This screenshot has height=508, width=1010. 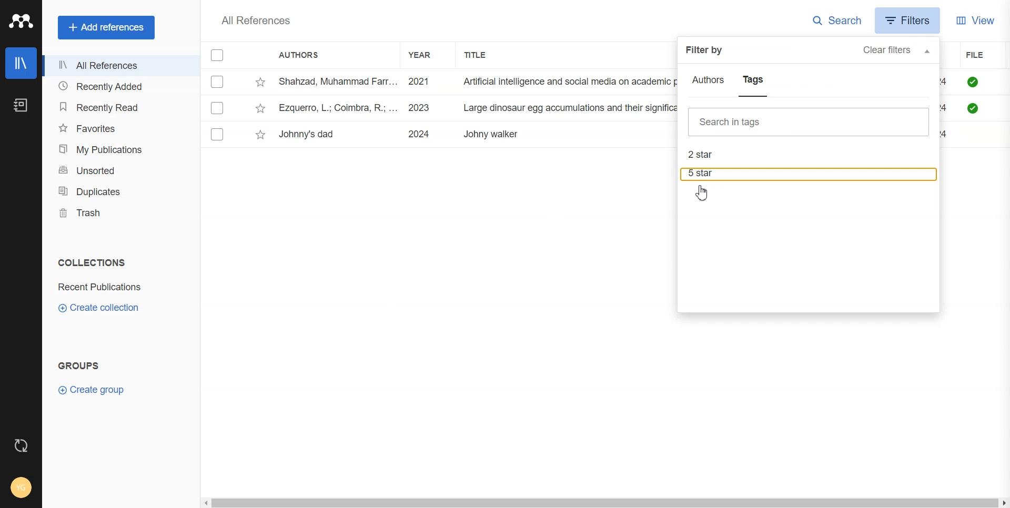 What do you see at coordinates (837, 21) in the screenshot?
I see `Search` at bounding box center [837, 21].